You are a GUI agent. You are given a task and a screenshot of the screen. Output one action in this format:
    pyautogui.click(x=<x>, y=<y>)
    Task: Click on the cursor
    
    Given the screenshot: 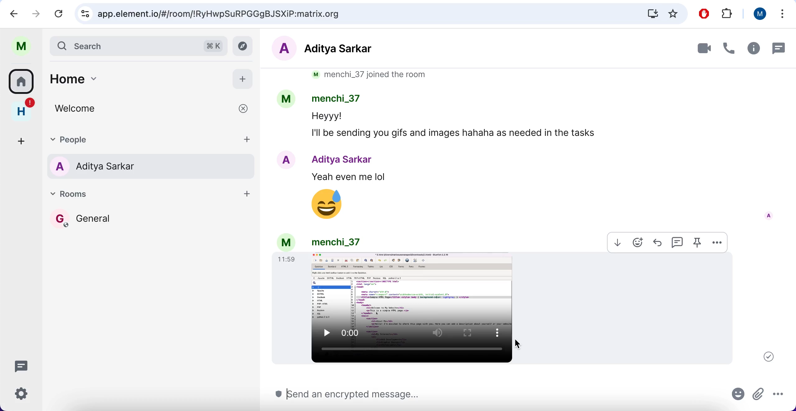 What is the action you would take?
    pyautogui.click(x=519, y=344)
    